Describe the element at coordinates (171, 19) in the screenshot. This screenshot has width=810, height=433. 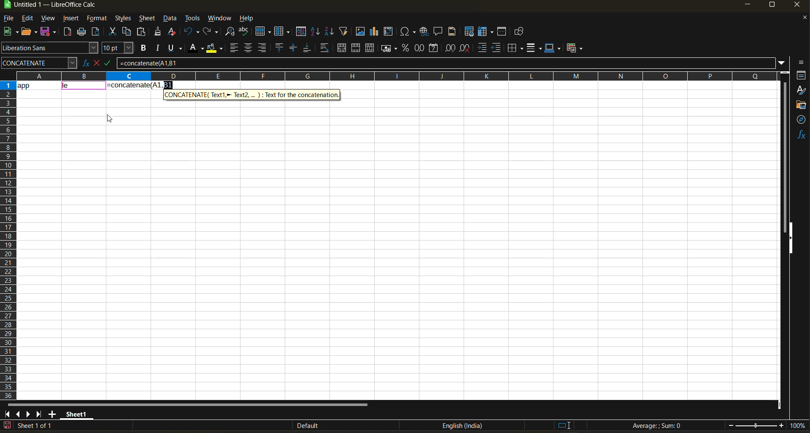
I see `data` at that location.